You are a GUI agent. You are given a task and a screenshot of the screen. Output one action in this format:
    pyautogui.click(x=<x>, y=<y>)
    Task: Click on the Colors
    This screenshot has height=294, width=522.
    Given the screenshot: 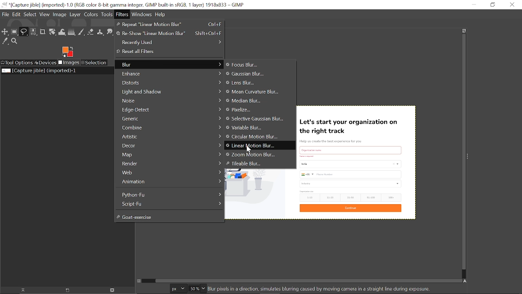 What is the action you would take?
    pyautogui.click(x=91, y=15)
    